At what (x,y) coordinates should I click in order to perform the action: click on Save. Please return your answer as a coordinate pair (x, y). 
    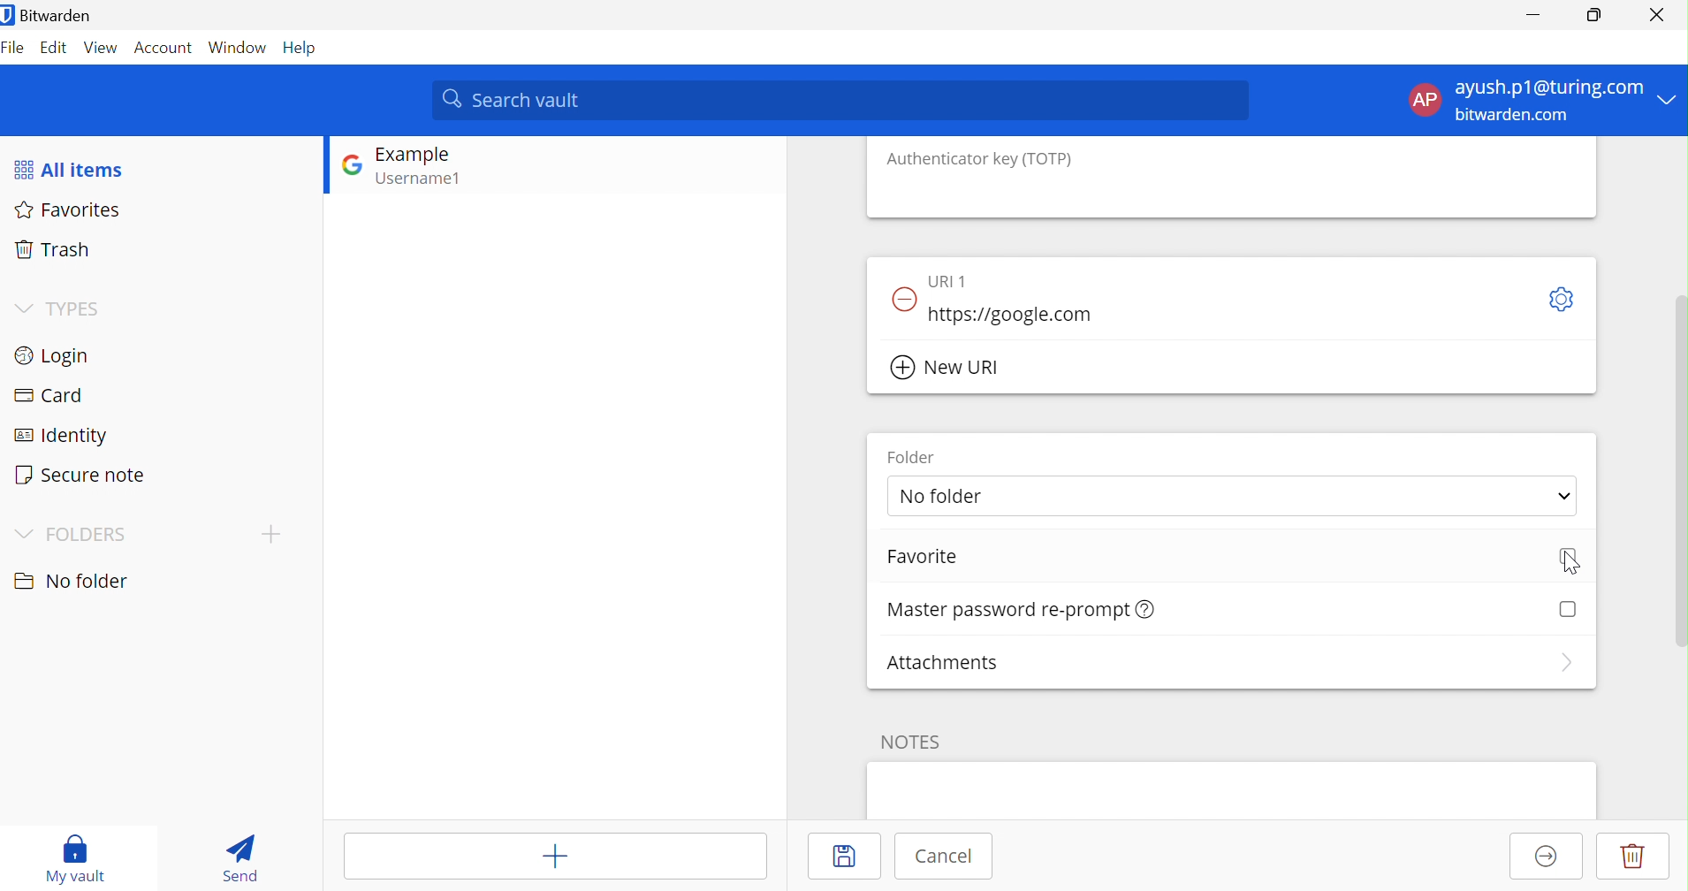
    Looking at the image, I should click on (847, 856).